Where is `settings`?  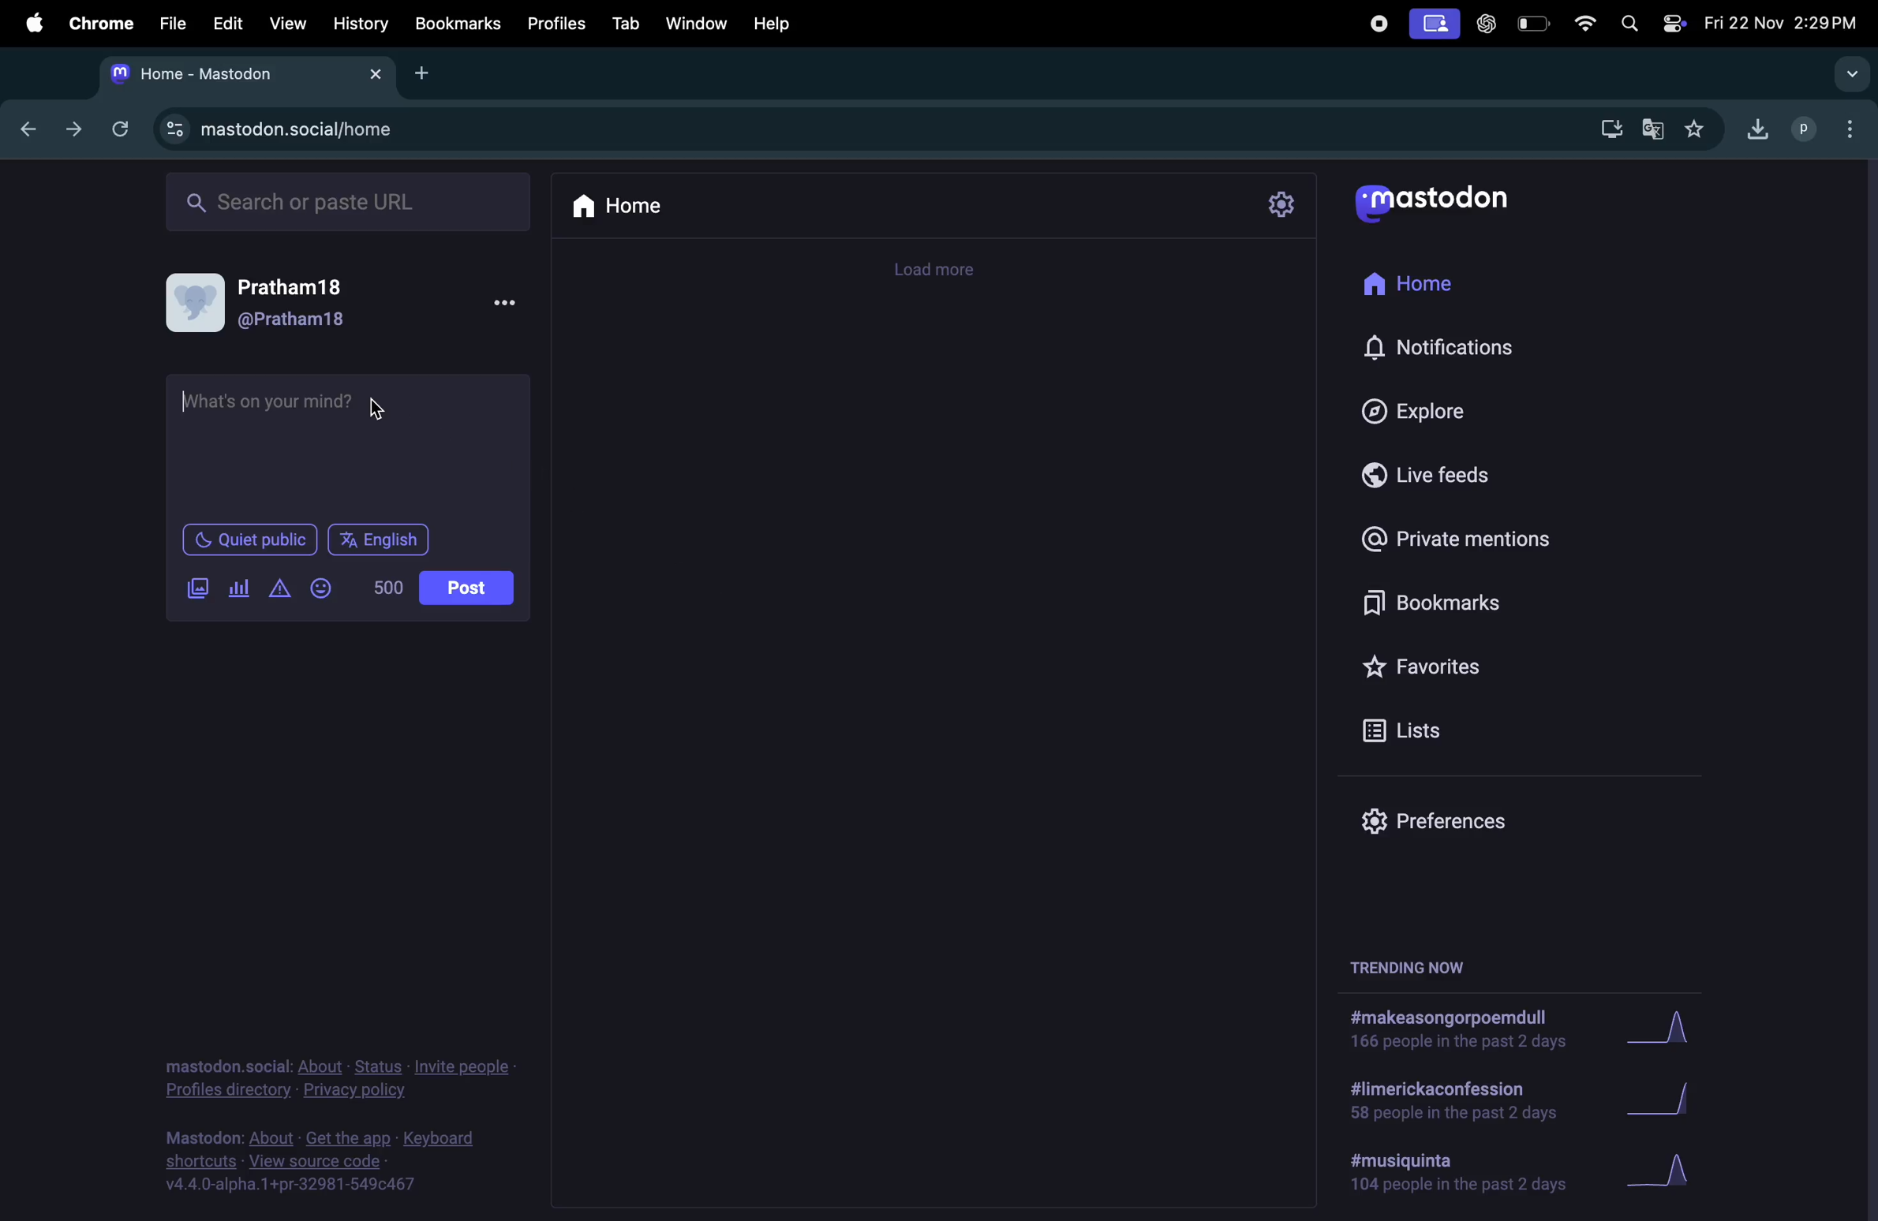
settings is located at coordinates (1281, 204).